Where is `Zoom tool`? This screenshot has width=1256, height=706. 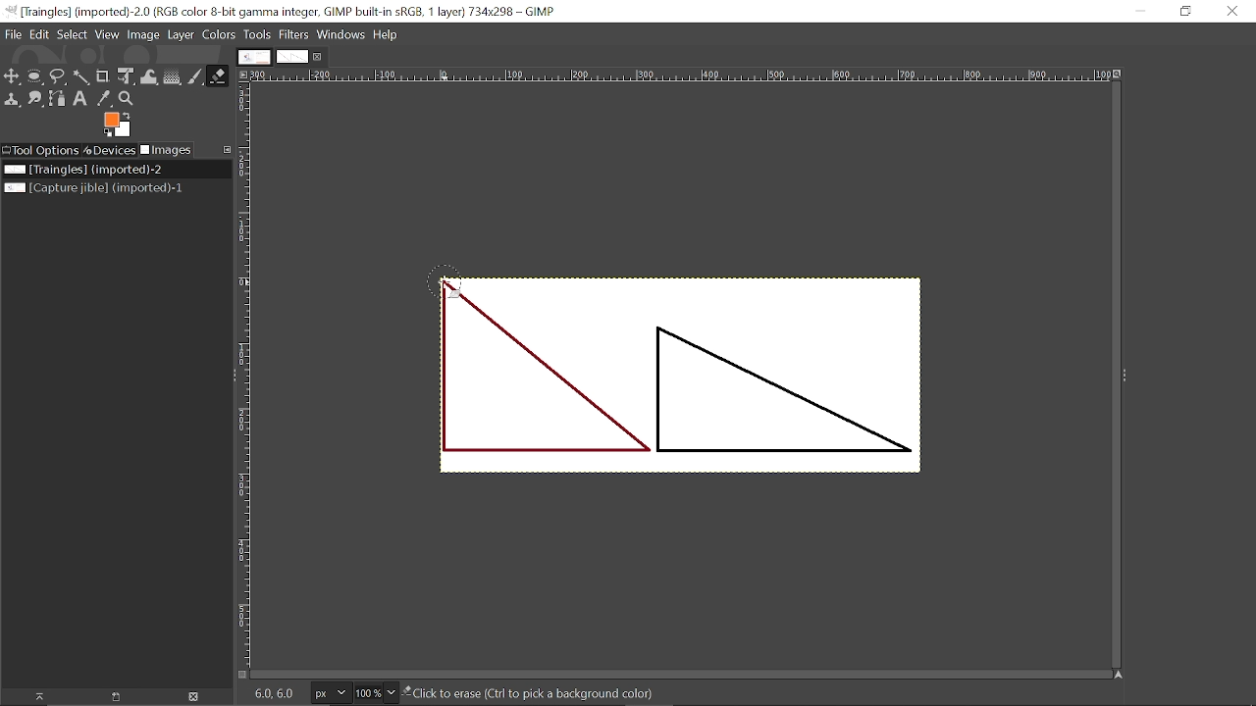 Zoom tool is located at coordinates (126, 99).